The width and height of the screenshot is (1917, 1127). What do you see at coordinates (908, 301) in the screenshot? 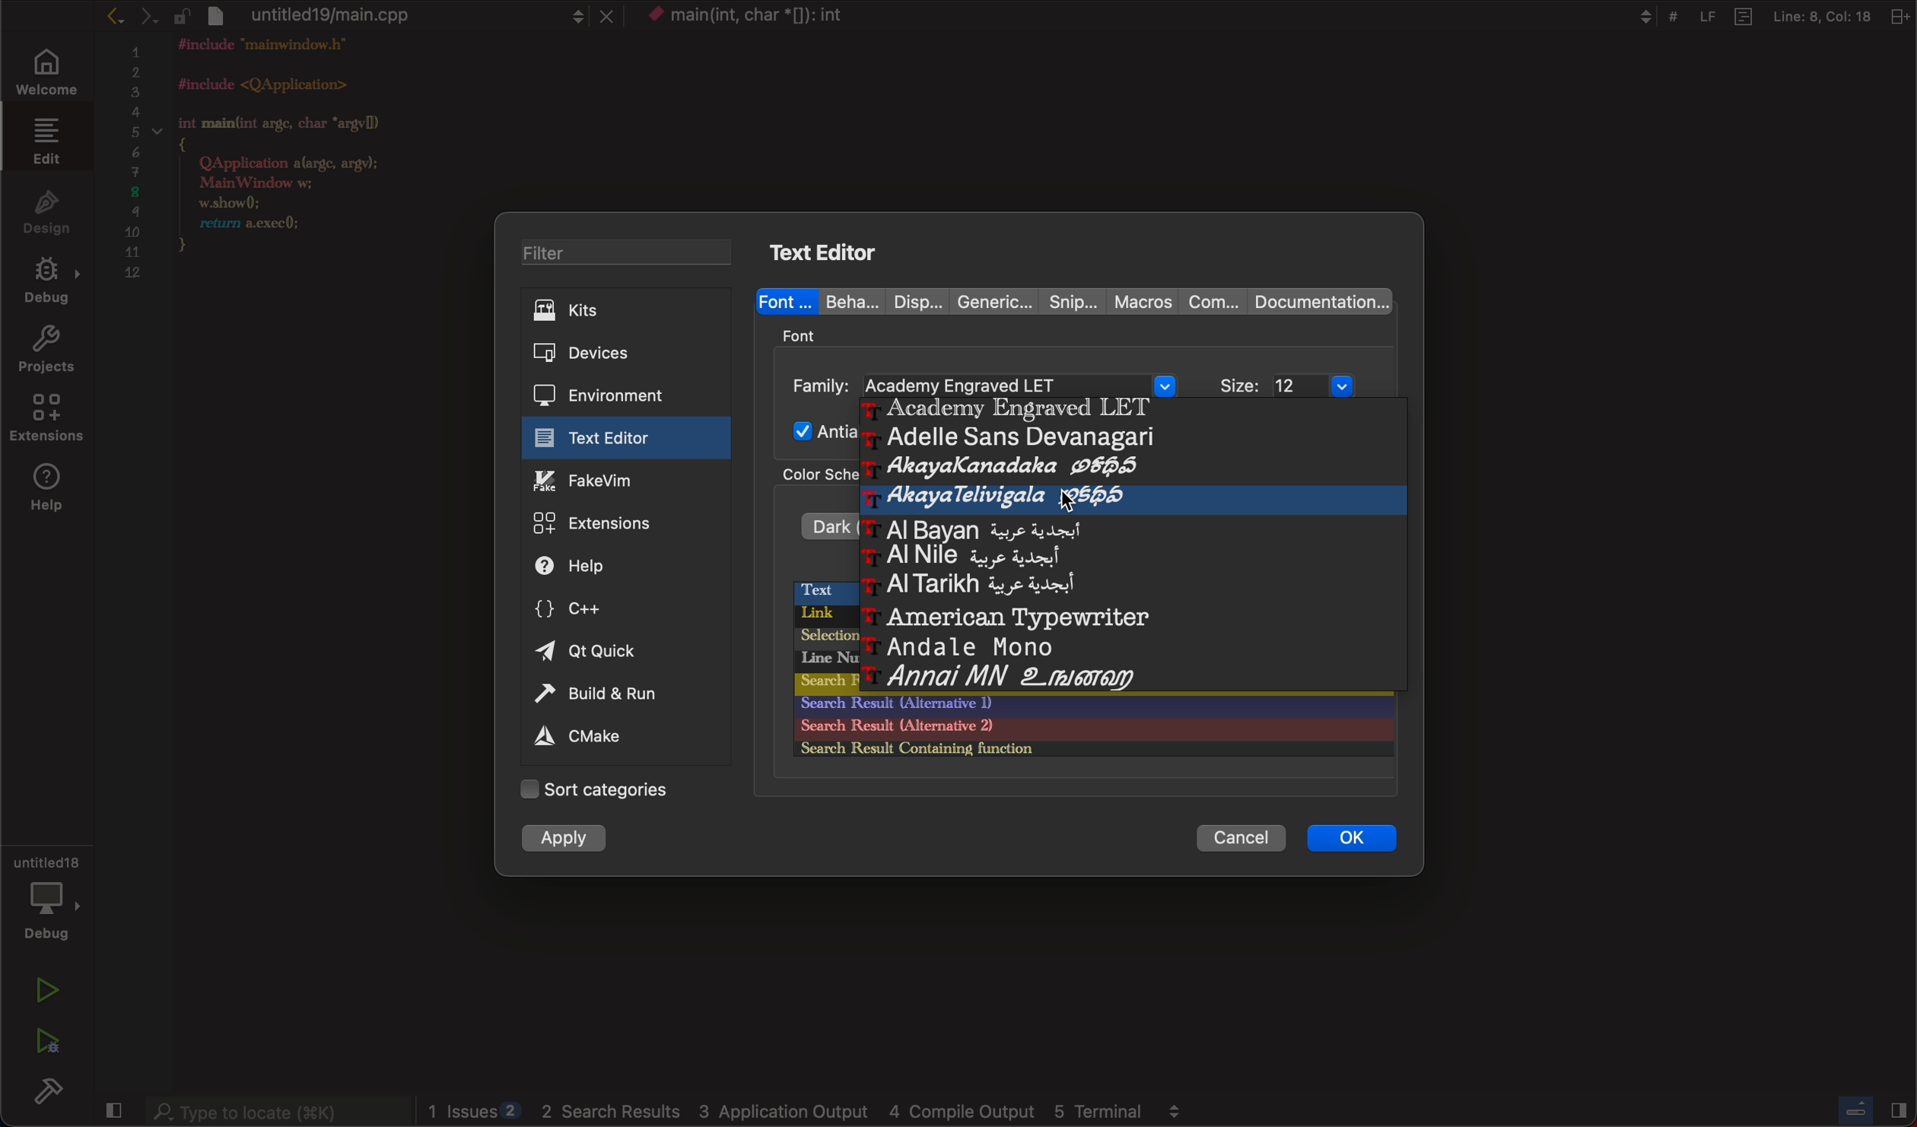
I see `disp` at bounding box center [908, 301].